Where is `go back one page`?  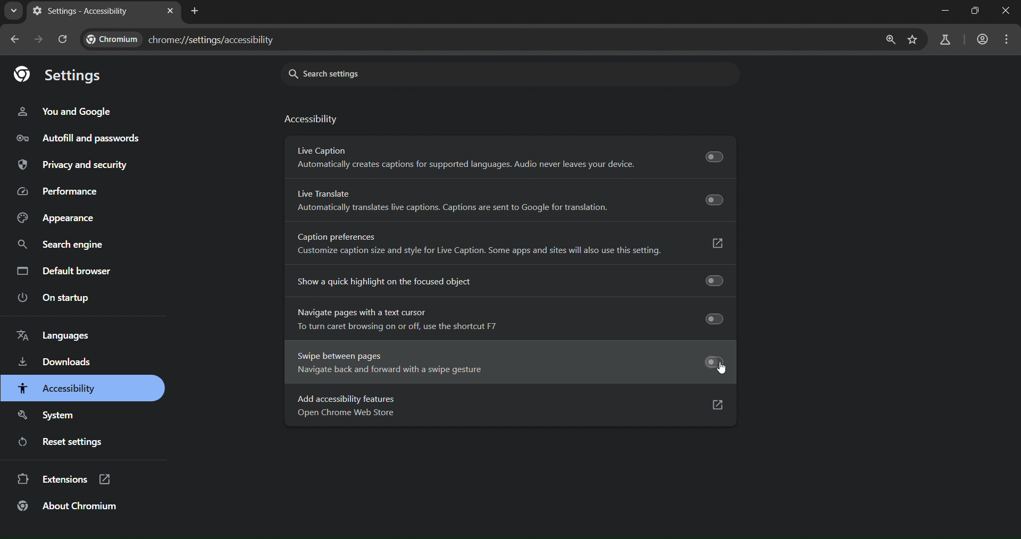
go back one page is located at coordinates (15, 40).